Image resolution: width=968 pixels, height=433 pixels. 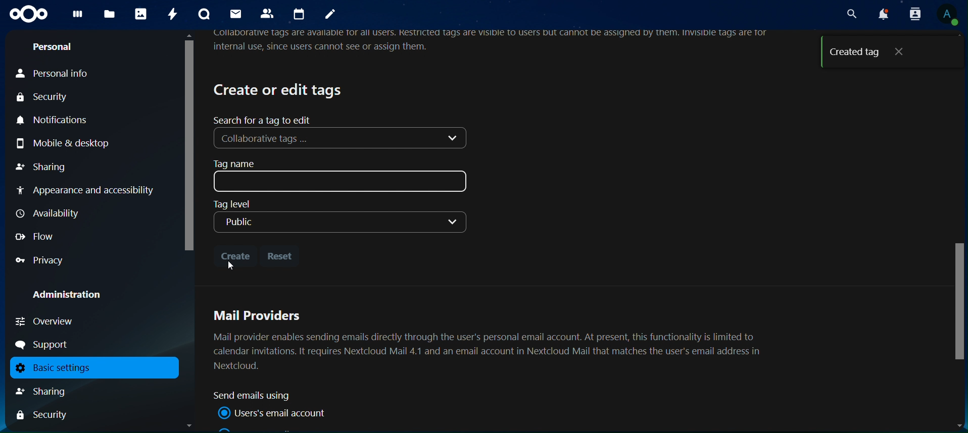 I want to click on user mail account, so click(x=275, y=413).